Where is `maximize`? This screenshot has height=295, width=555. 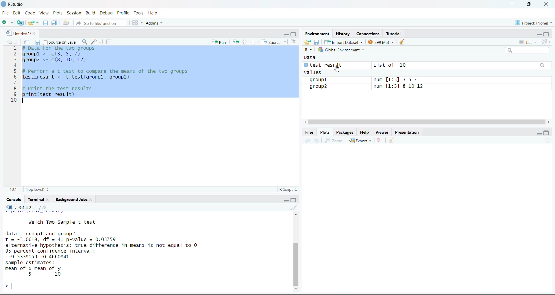
maximize is located at coordinates (293, 200).